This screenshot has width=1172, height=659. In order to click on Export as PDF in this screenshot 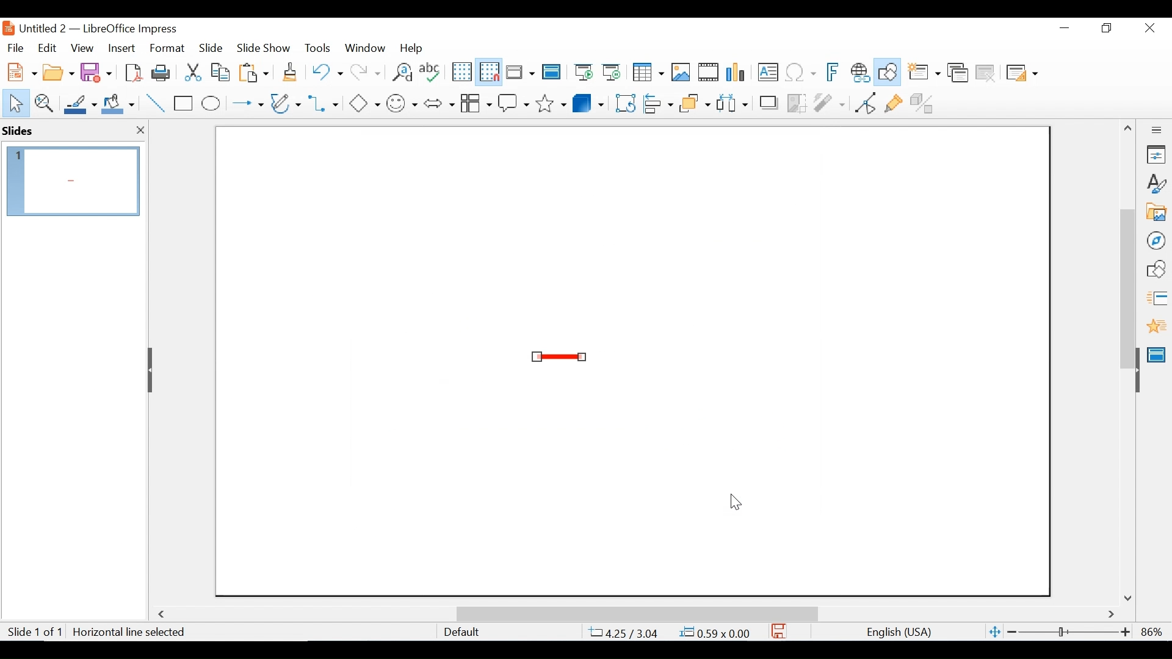, I will do `click(133, 71)`.